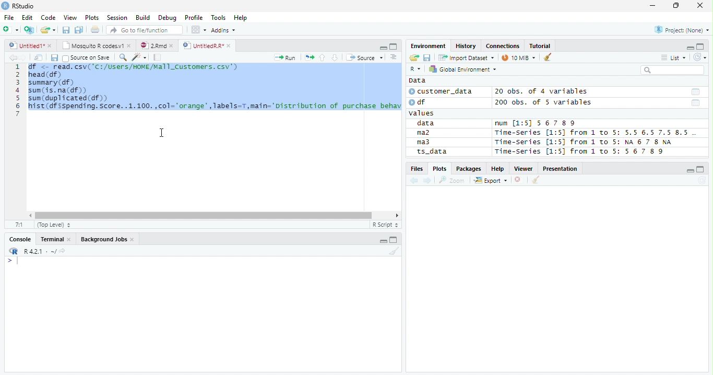  Describe the element at coordinates (286, 58) in the screenshot. I see `Run` at that location.